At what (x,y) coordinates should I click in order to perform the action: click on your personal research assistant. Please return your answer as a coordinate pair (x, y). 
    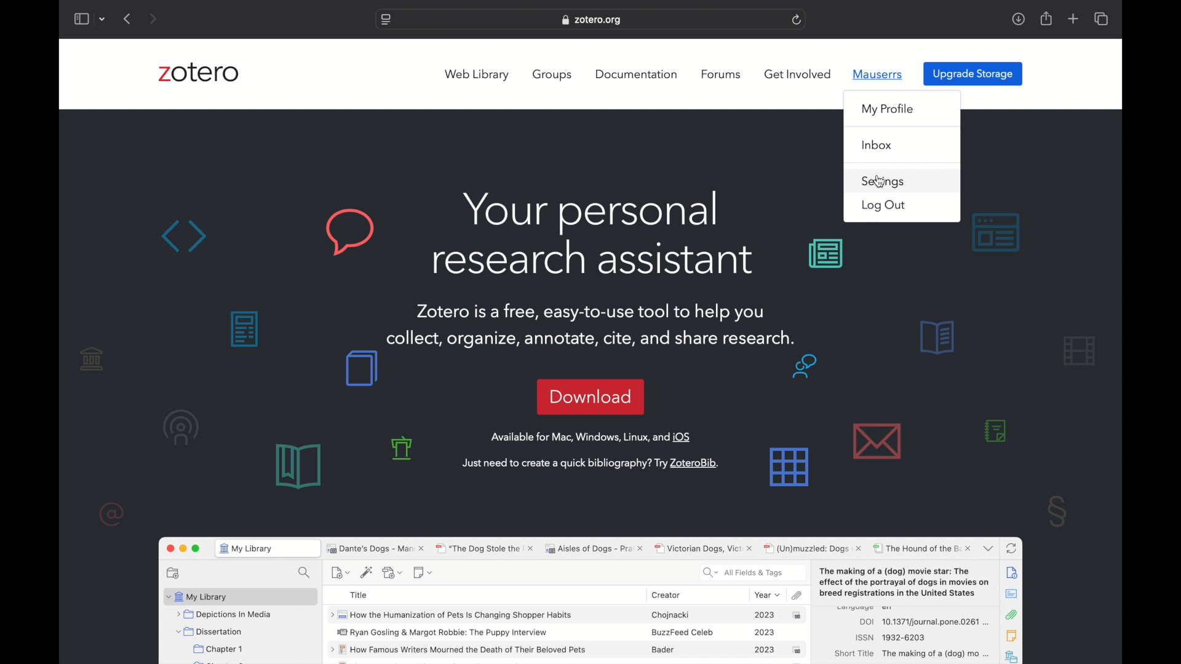
    Looking at the image, I should click on (594, 234).